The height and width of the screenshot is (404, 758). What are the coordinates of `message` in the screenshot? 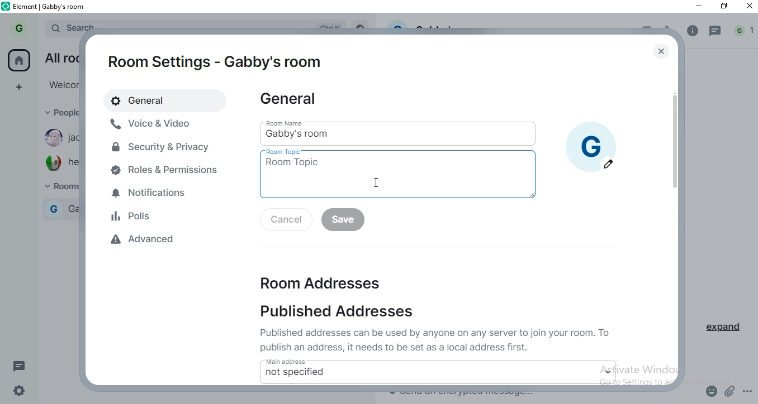 It's located at (717, 32).